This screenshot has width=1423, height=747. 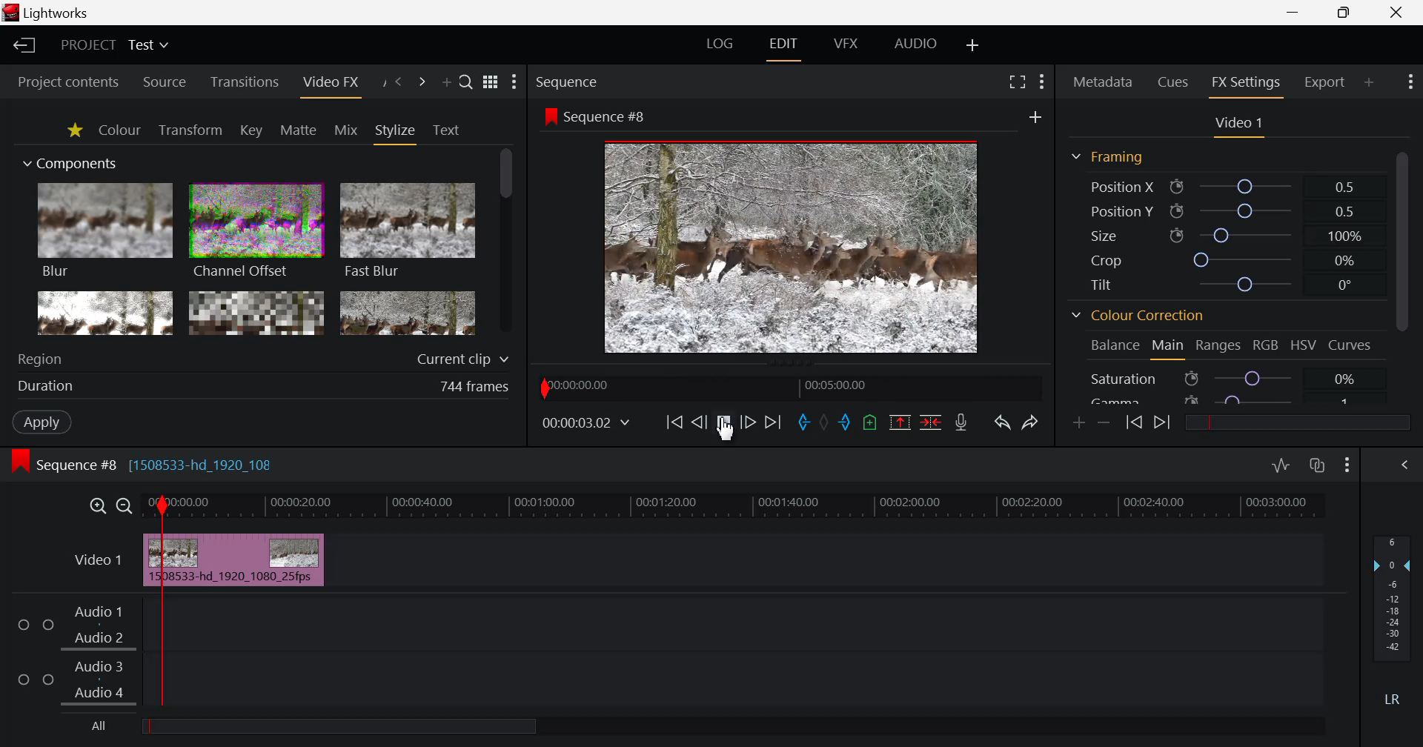 I want to click on Video Settings, so click(x=1237, y=125).